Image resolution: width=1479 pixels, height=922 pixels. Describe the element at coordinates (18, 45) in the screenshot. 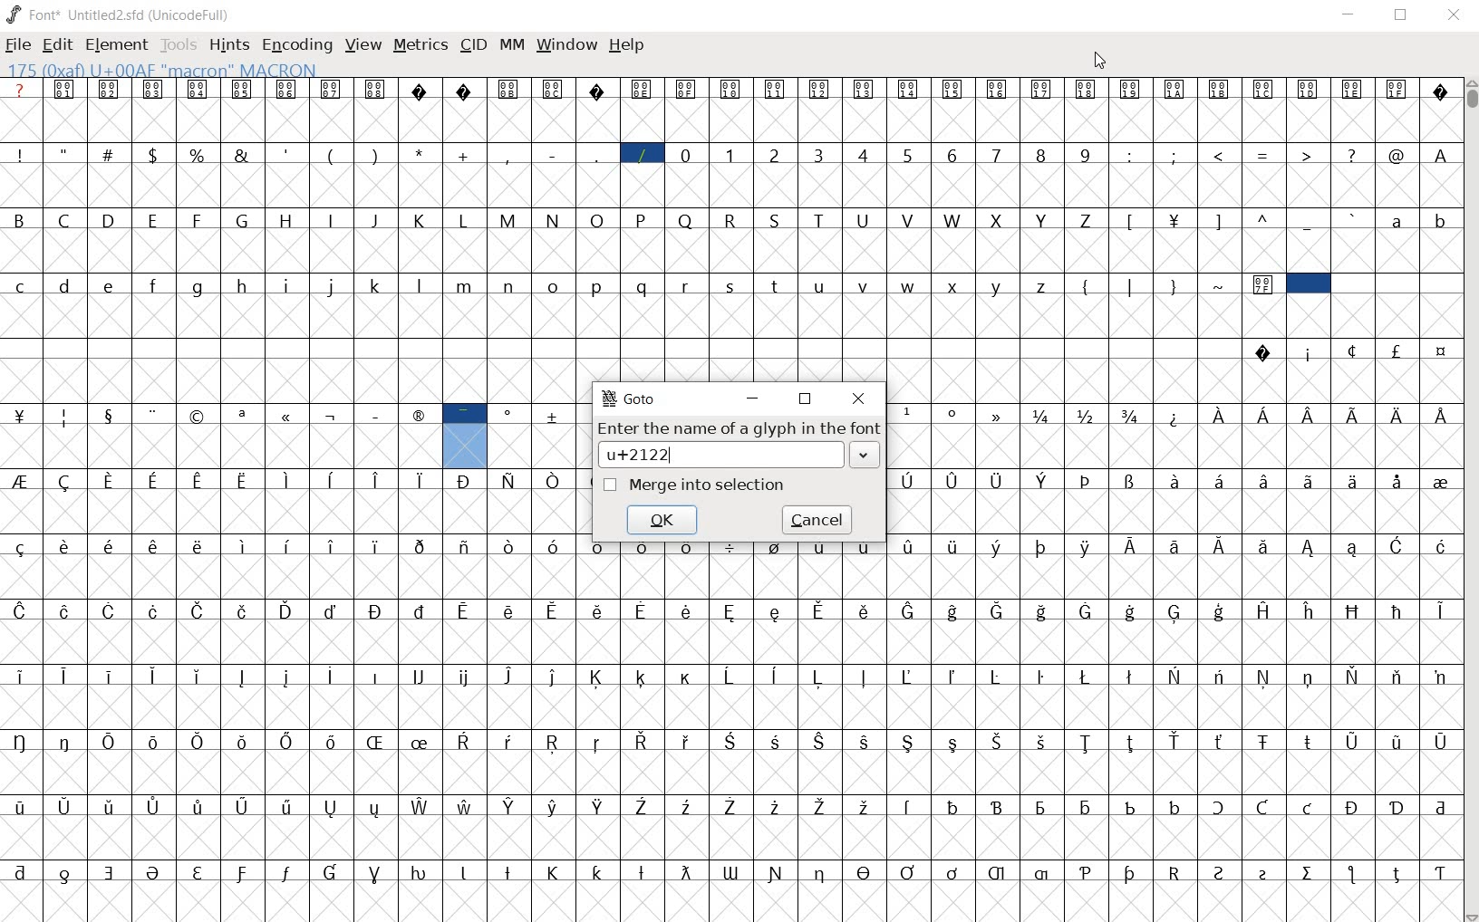

I see `FILE` at that location.